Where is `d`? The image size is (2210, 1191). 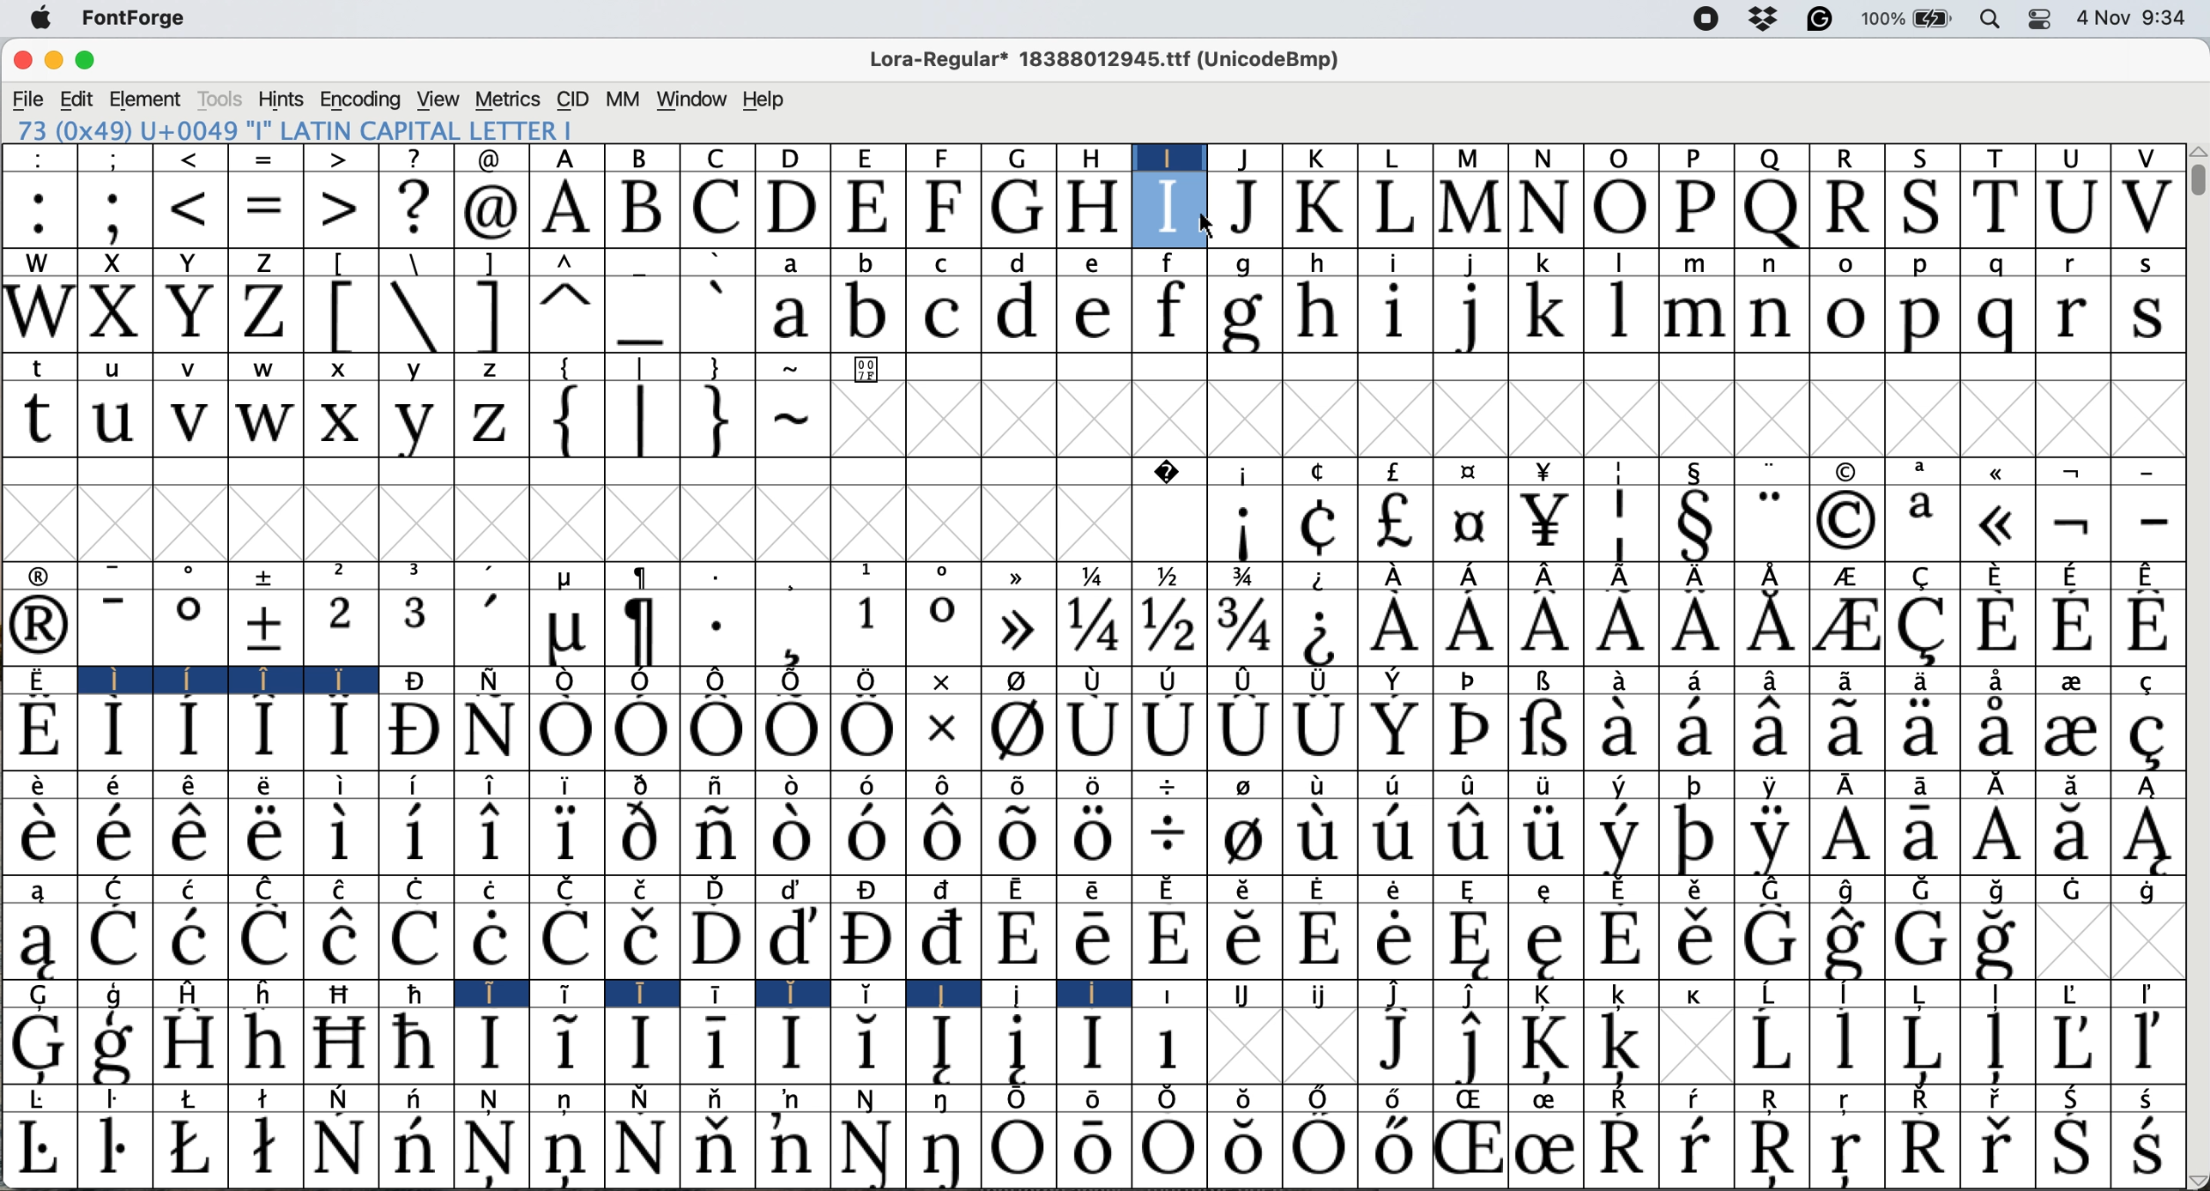 d is located at coordinates (1021, 316).